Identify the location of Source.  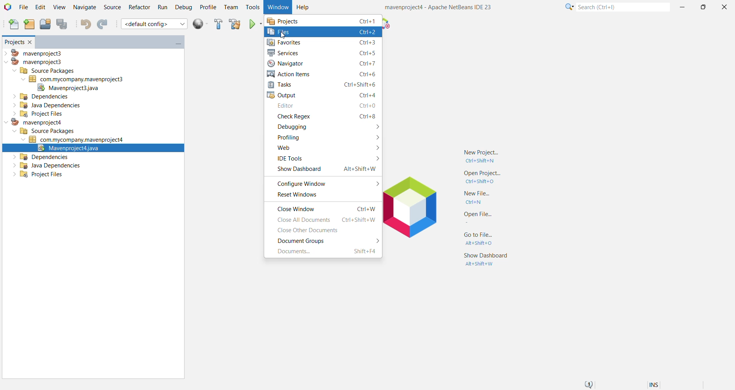
(111, 7).